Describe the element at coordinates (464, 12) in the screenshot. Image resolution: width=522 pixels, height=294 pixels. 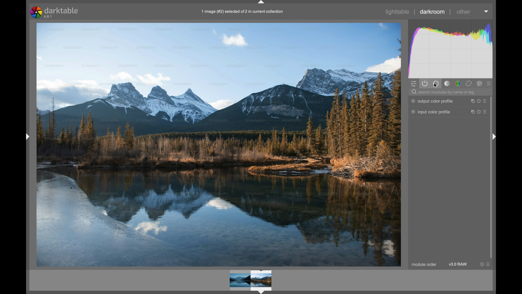
I see `other` at that location.